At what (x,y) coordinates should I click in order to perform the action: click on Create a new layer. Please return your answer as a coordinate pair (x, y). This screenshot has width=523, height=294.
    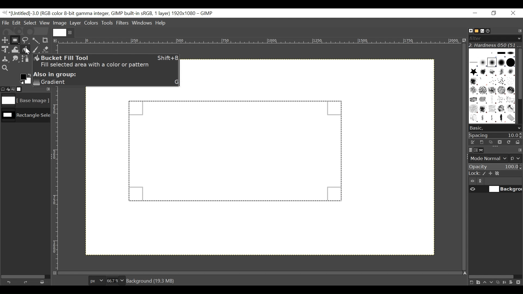
    Looking at the image, I should click on (478, 282).